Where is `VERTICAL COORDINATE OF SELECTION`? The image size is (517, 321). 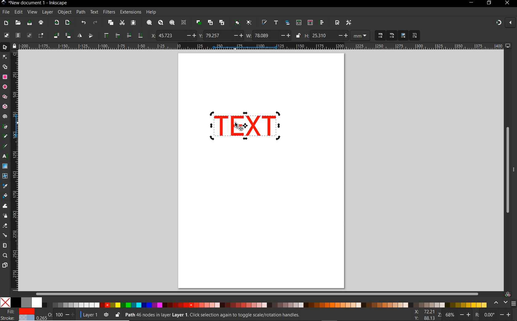 VERTICAL COORDINATE OF SELECTION is located at coordinates (221, 35).